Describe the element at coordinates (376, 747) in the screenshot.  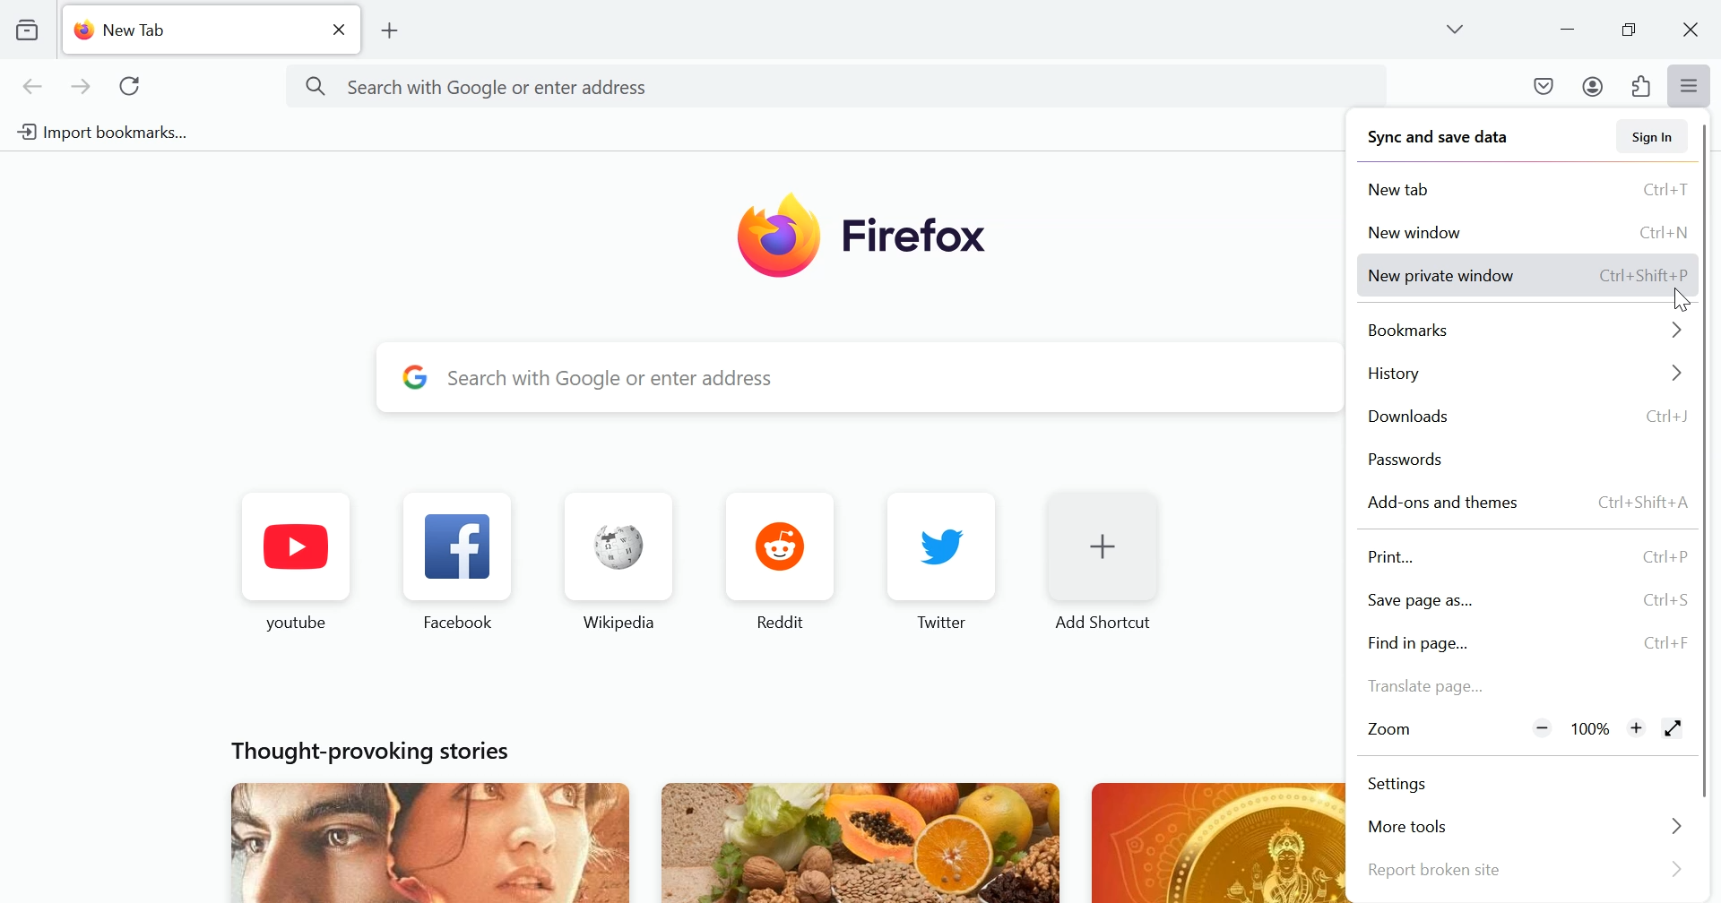
I see `Thought provoking stories` at that location.